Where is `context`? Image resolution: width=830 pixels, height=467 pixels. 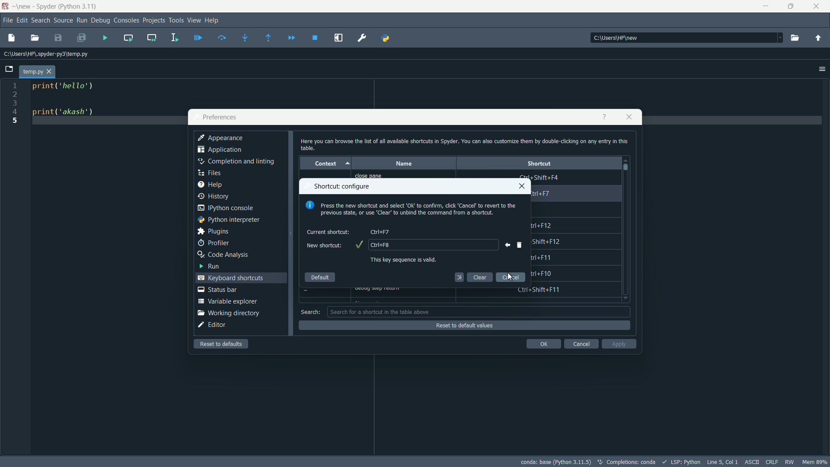 context is located at coordinates (324, 163).